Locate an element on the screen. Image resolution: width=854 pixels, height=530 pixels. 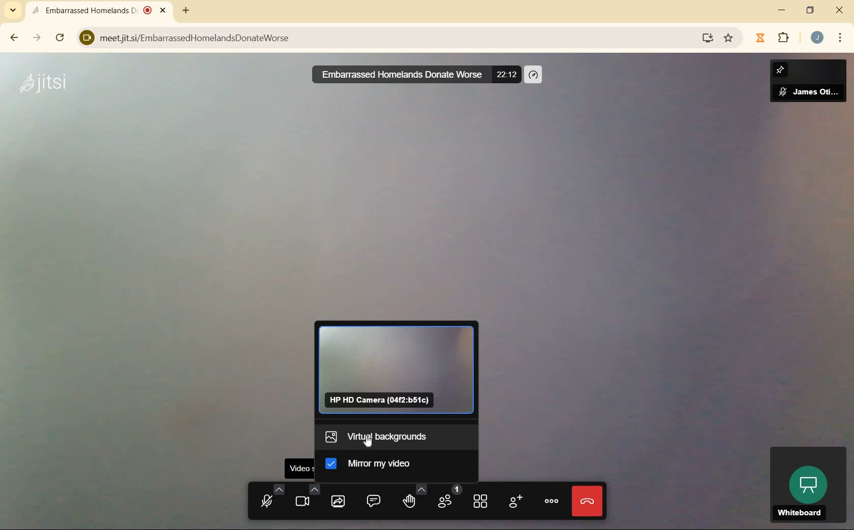
Embarrassed Homelands is located at coordinates (98, 10).